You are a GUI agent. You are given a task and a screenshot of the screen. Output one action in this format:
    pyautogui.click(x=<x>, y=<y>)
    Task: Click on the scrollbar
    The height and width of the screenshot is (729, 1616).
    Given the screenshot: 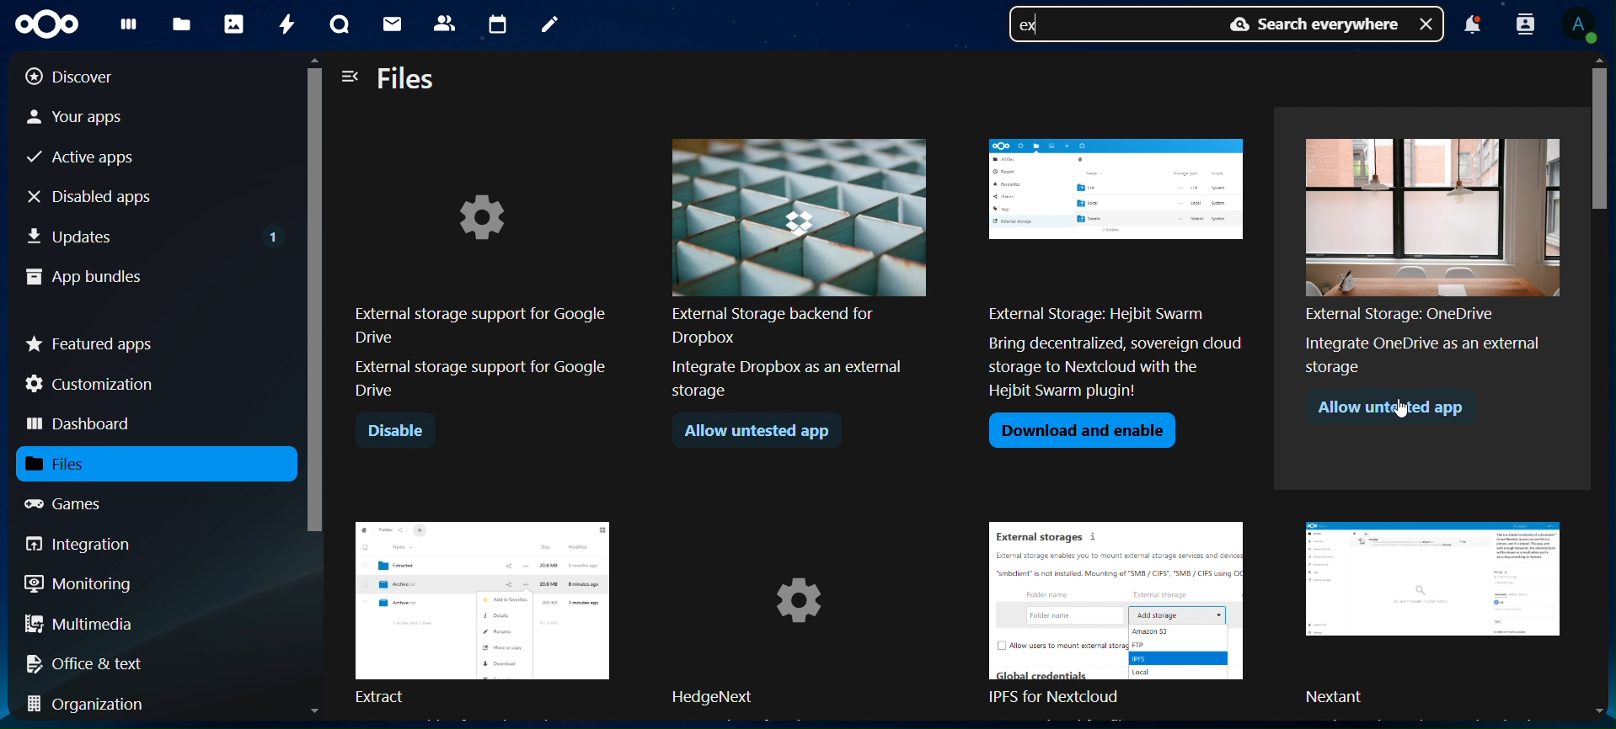 What is the action you would take?
    pyautogui.click(x=316, y=309)
    